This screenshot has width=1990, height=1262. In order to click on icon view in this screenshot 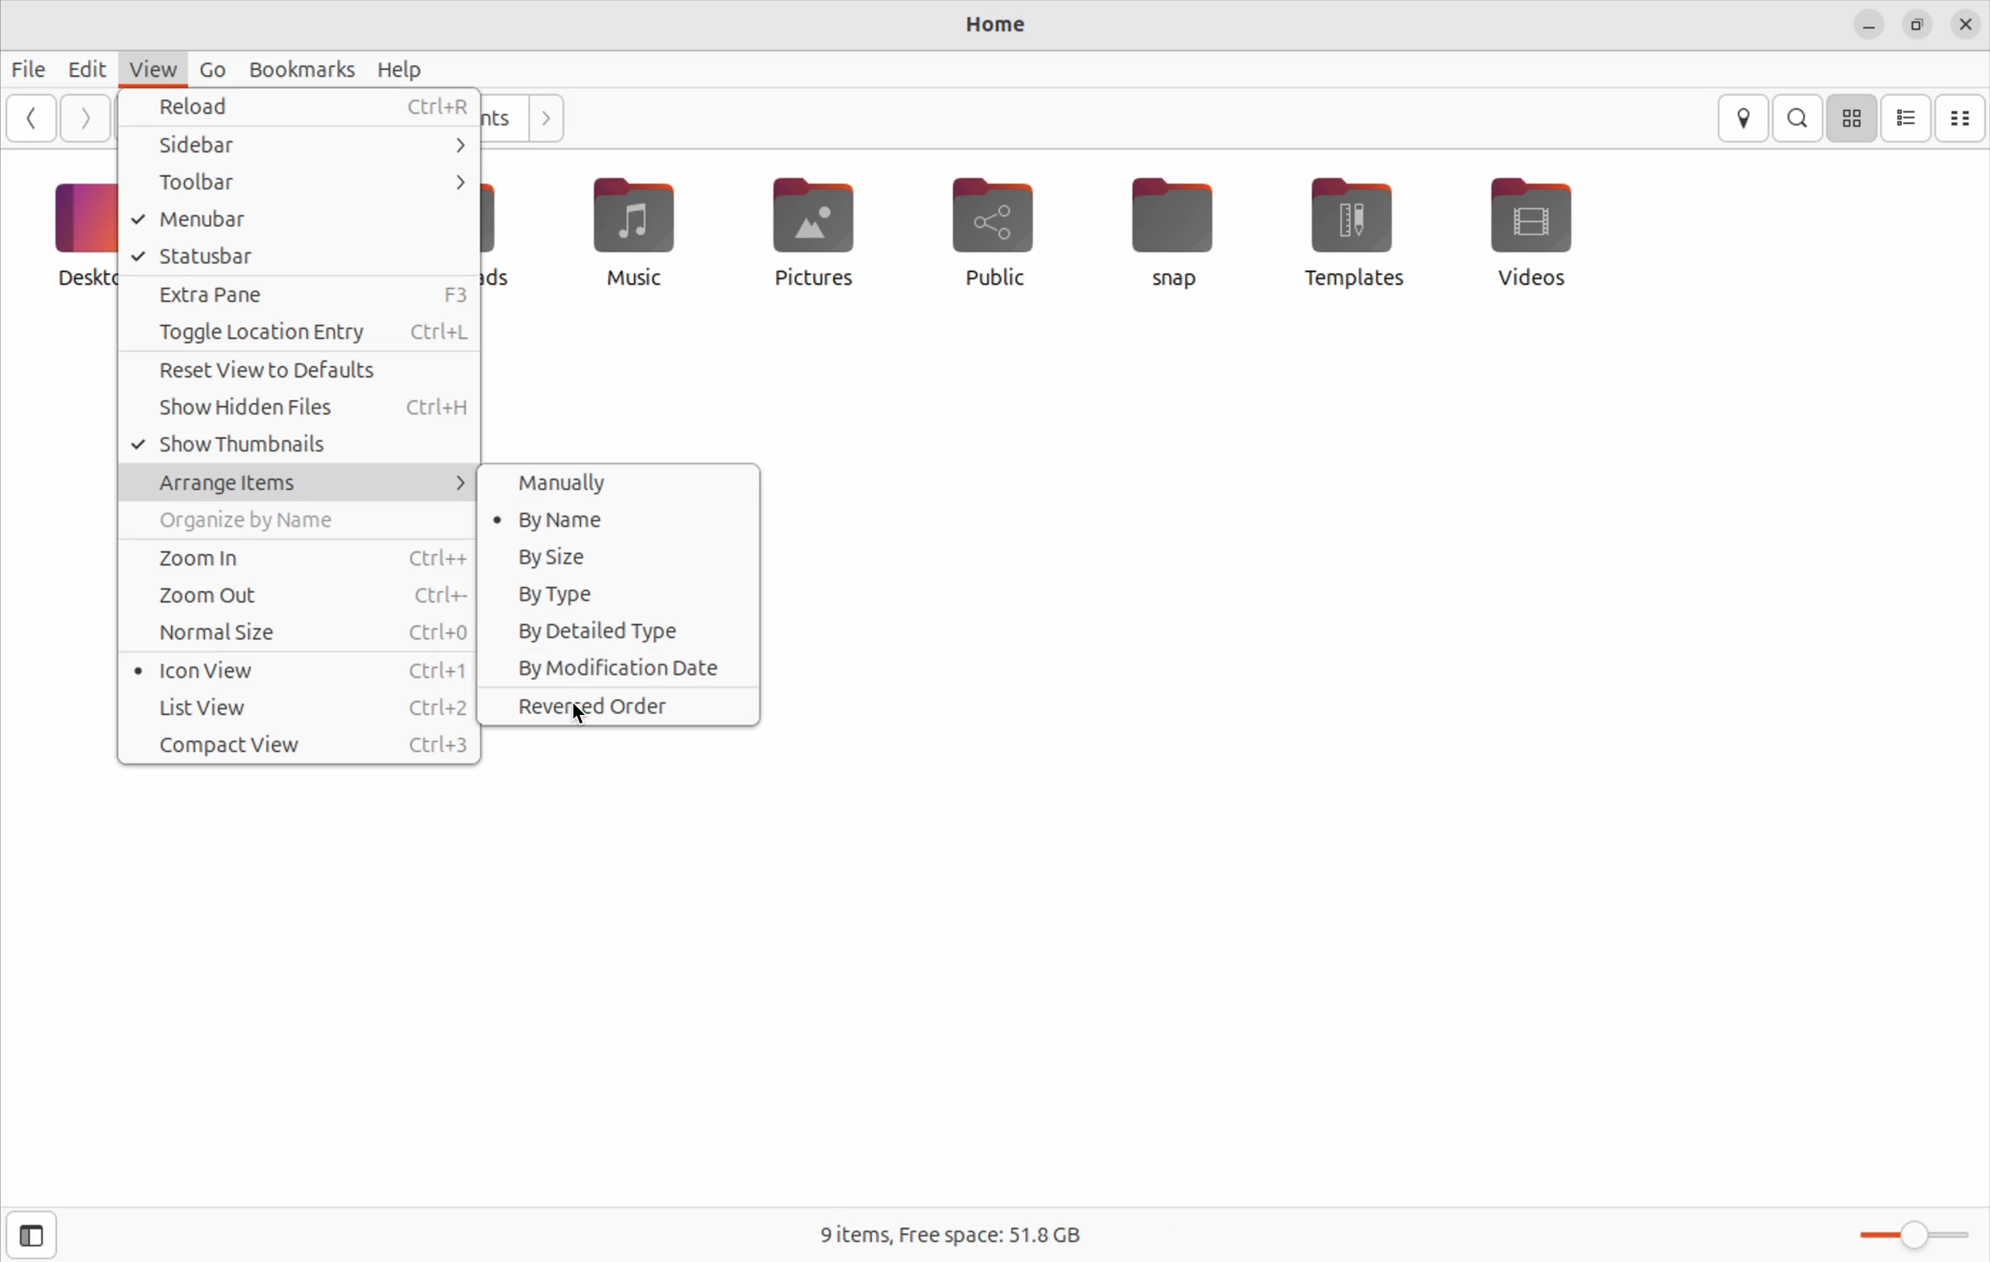, I will do `click(302, 669)`.